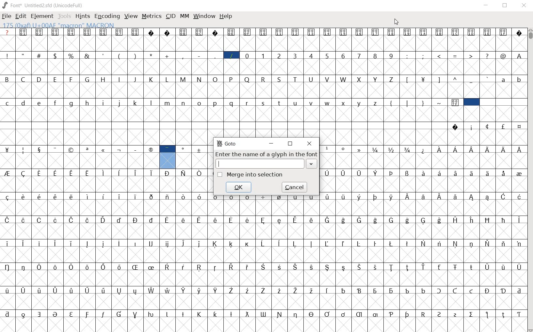 The image size is (533, 332). Describe the element at coordinates (227, 144) in the screenshot. I see `GoTo` at that location.